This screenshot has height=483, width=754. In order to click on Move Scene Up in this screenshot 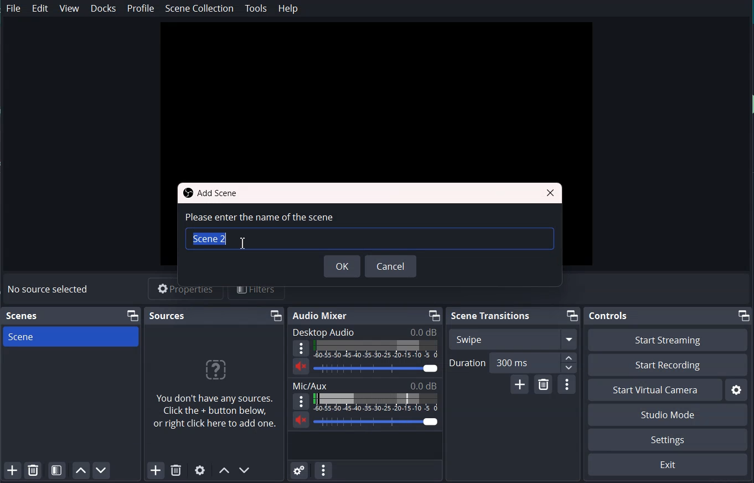, I will do `click(79, 470)`.